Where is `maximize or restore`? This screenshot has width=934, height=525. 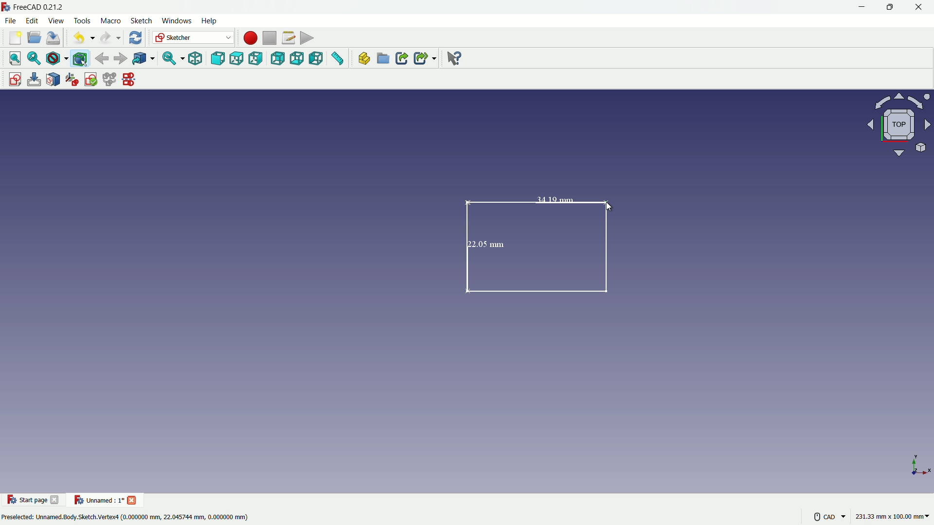
maximize or restore is located at coordinates (891, 7).